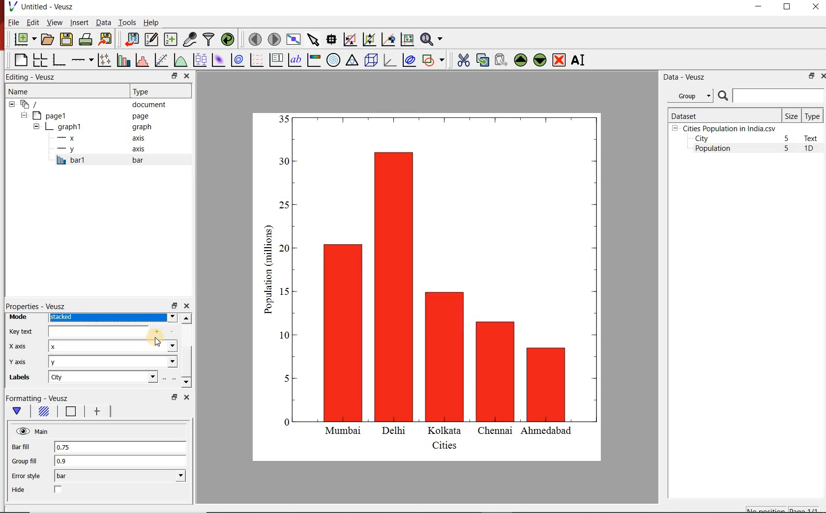  What do you see at coordinates (254, 38) in the screenshot?
I see `move to the previous page` at bounding box center [254, 38].